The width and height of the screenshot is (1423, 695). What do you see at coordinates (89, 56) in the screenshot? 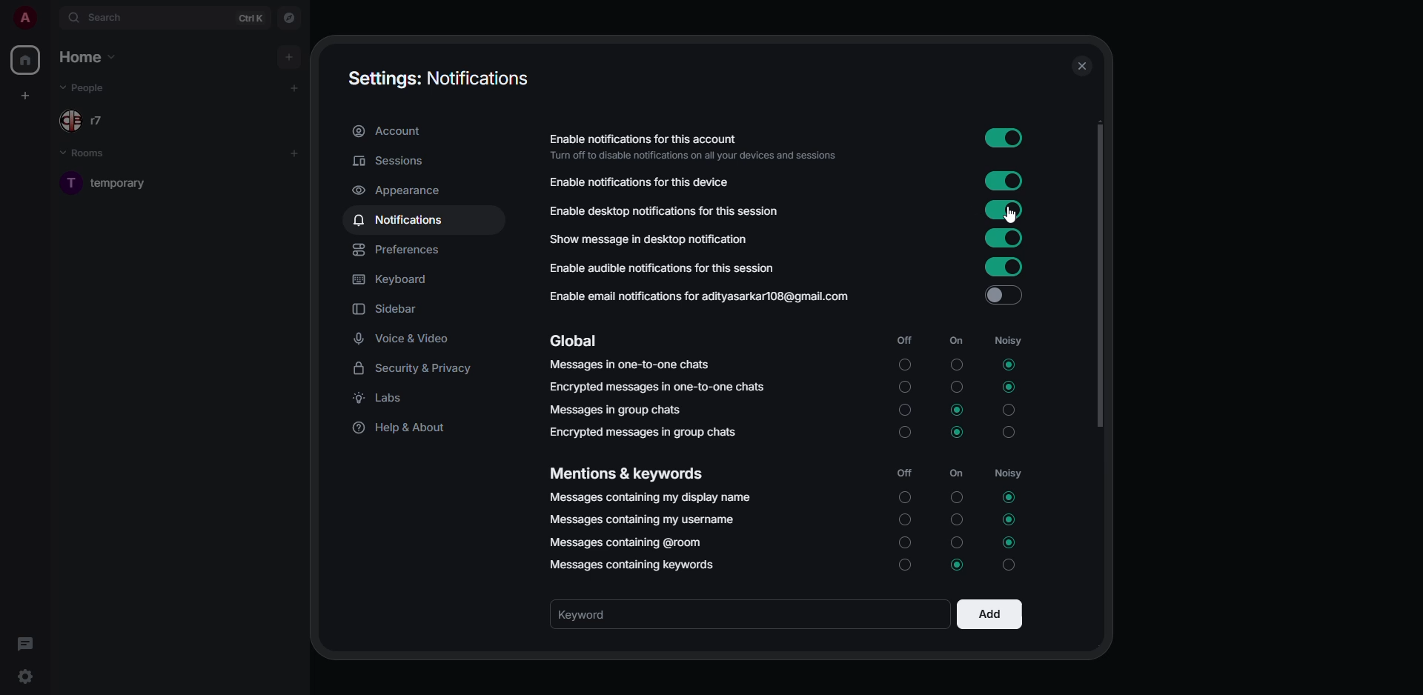
I see `home` at bounding box center [89, 56].